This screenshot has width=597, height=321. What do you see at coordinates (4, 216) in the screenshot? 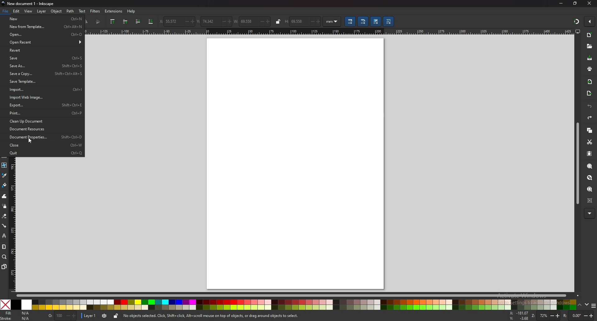
I see `erase` at bounding box center [4, 216].